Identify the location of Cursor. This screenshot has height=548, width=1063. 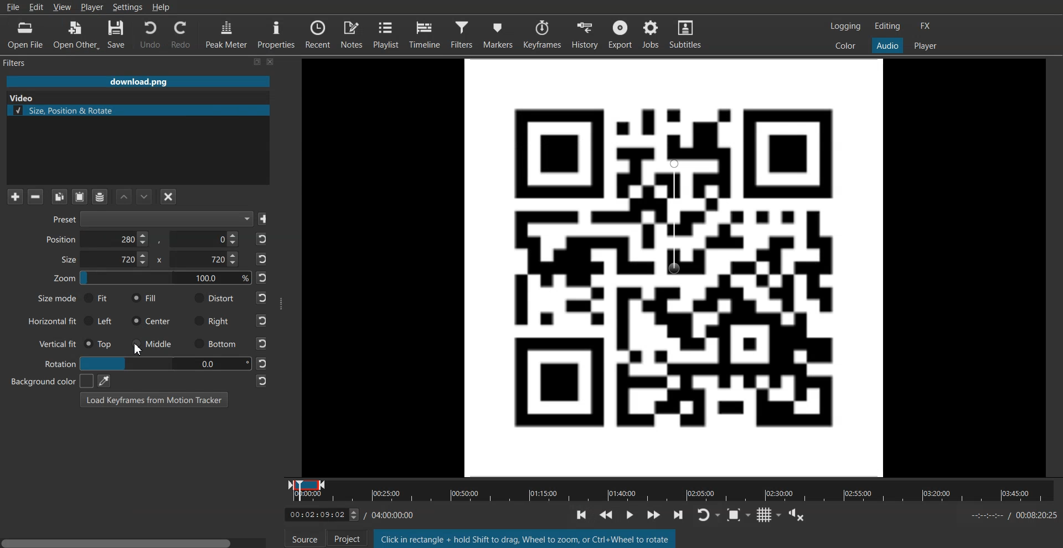
(138, 350).